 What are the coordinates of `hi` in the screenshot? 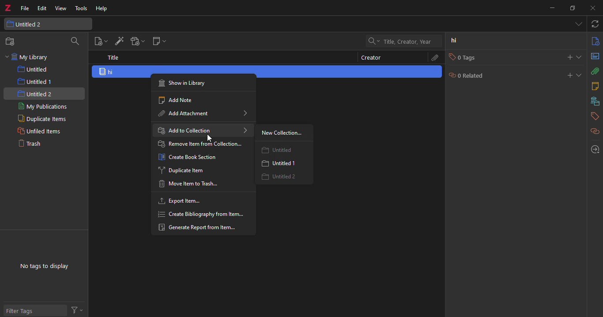 It's located at (110, 72).